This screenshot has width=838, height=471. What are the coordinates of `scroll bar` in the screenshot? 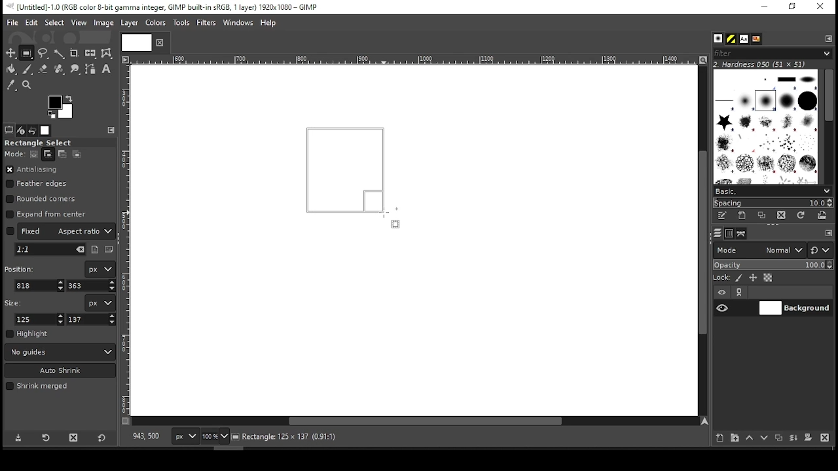 It's located at (828, 126).